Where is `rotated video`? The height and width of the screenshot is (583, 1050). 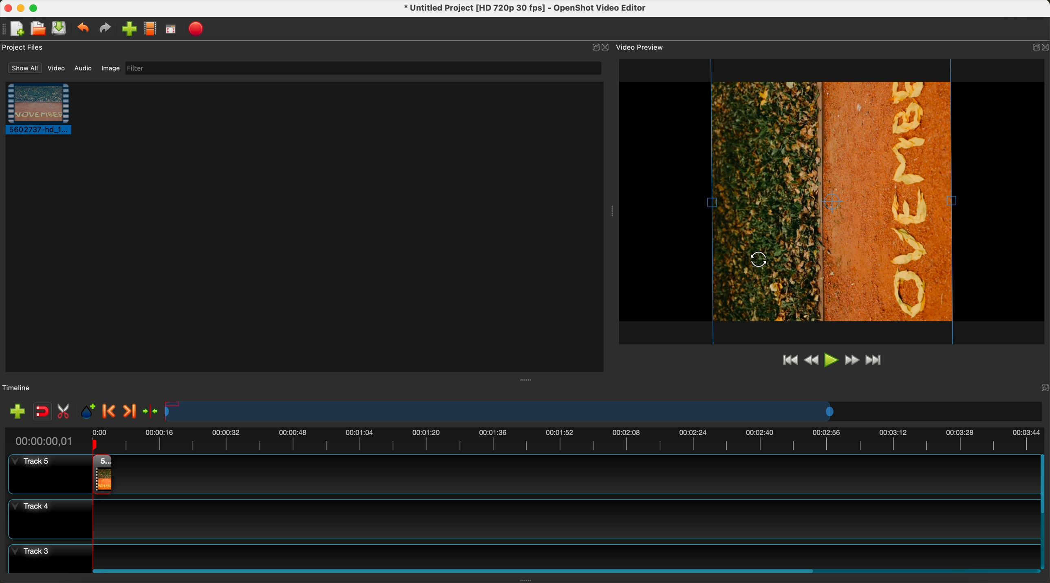 rotated video is located at coordinates (833, 201).